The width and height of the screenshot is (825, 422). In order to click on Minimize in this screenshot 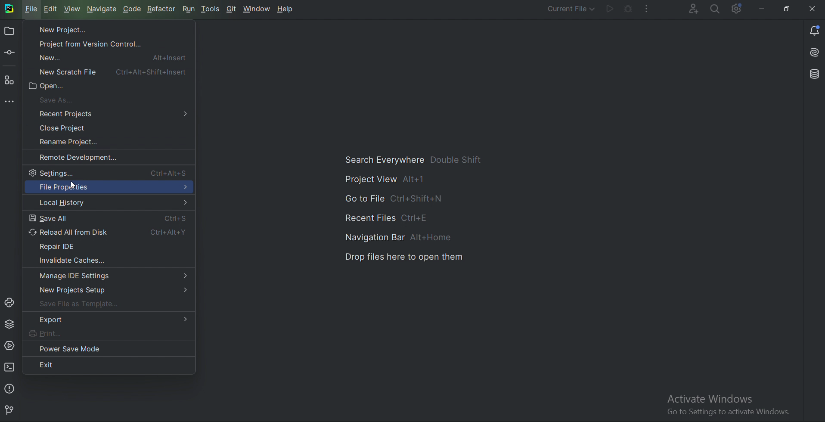, I will do `click(763, 9)`.